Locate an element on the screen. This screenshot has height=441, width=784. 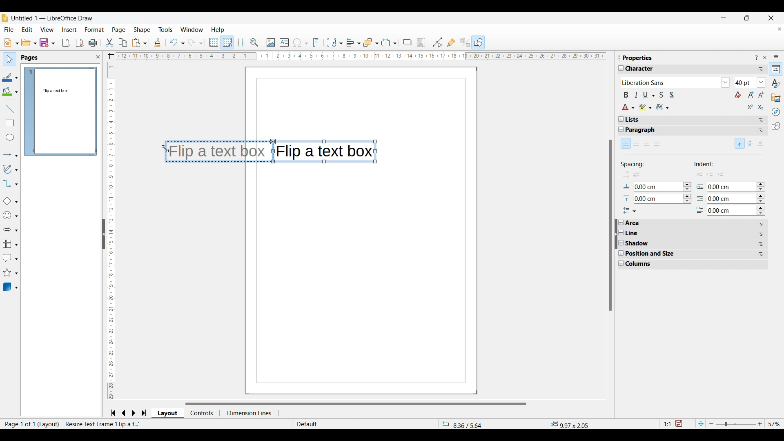
Type in character sizes is located at coordinates (745, 83).